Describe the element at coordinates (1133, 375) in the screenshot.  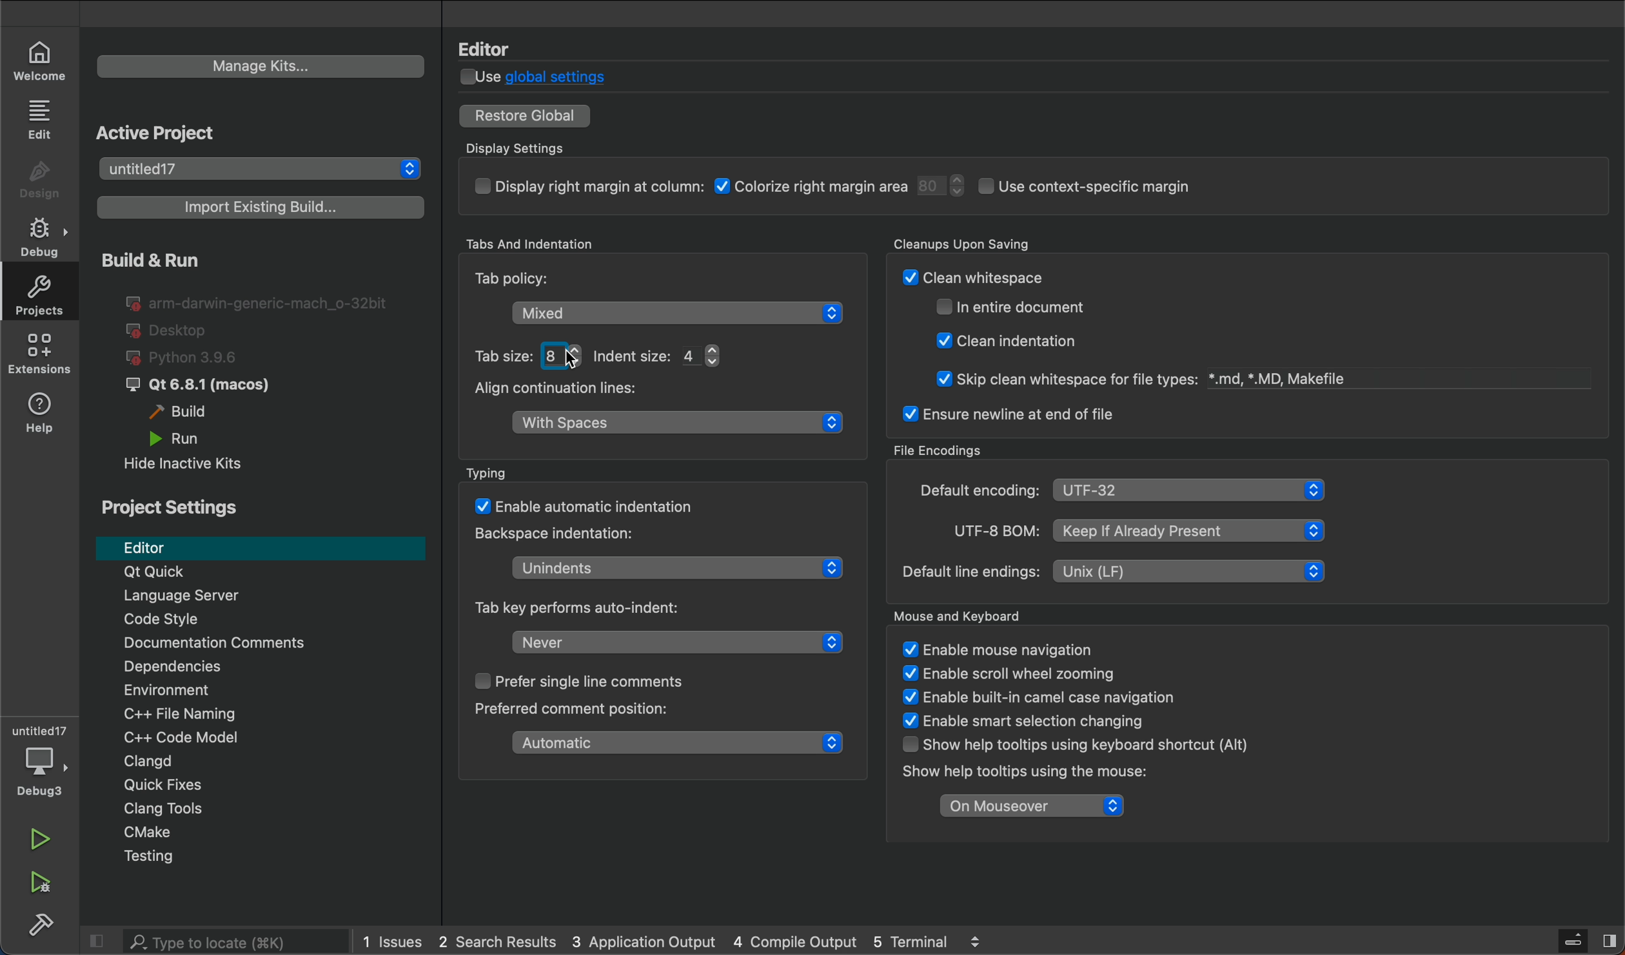
I see `Skip clean whitespace for file types: *.md, *.MD, Makefile` at that location.